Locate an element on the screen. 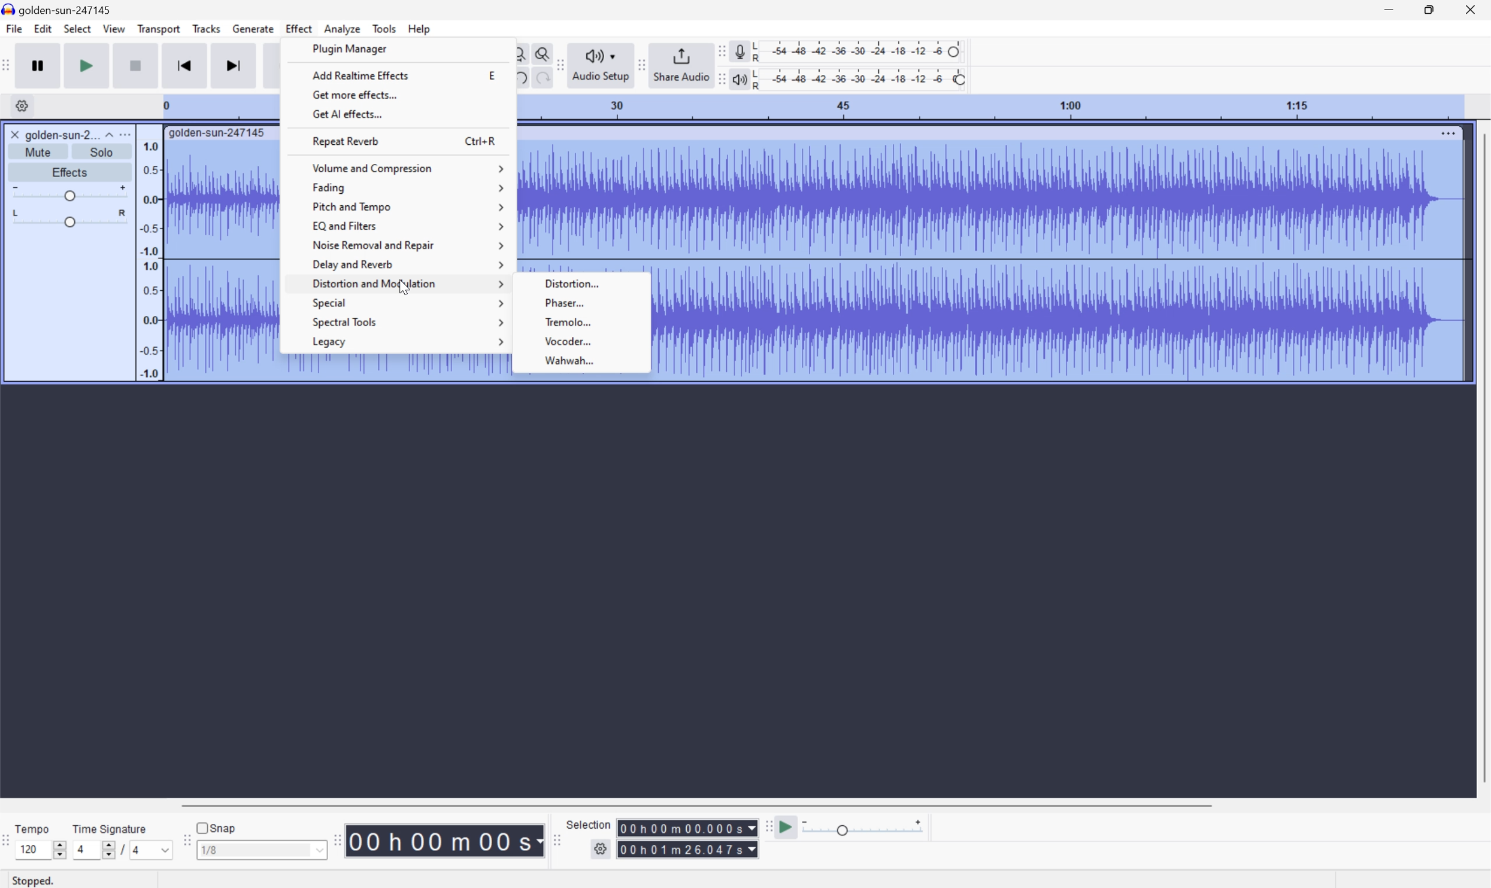  Playback level: 100% is located at coordinates (861, 78).